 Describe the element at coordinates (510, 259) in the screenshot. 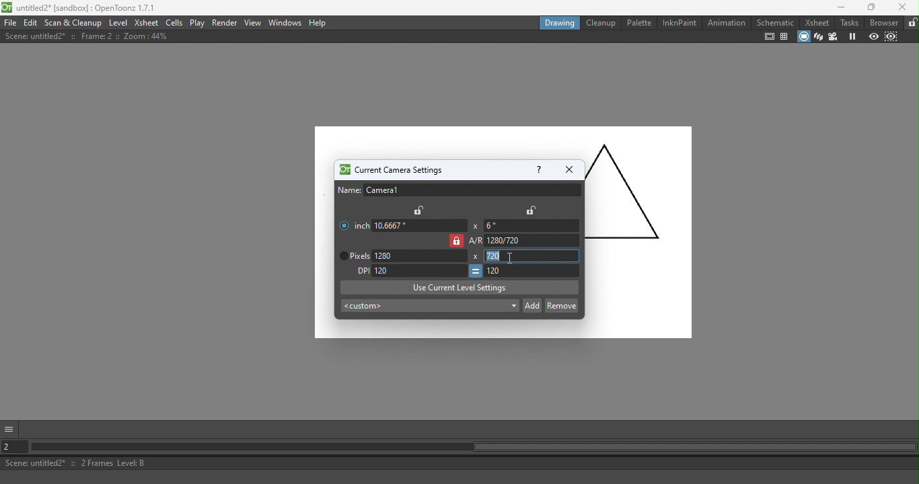

I see `insertion cursor` at that location.